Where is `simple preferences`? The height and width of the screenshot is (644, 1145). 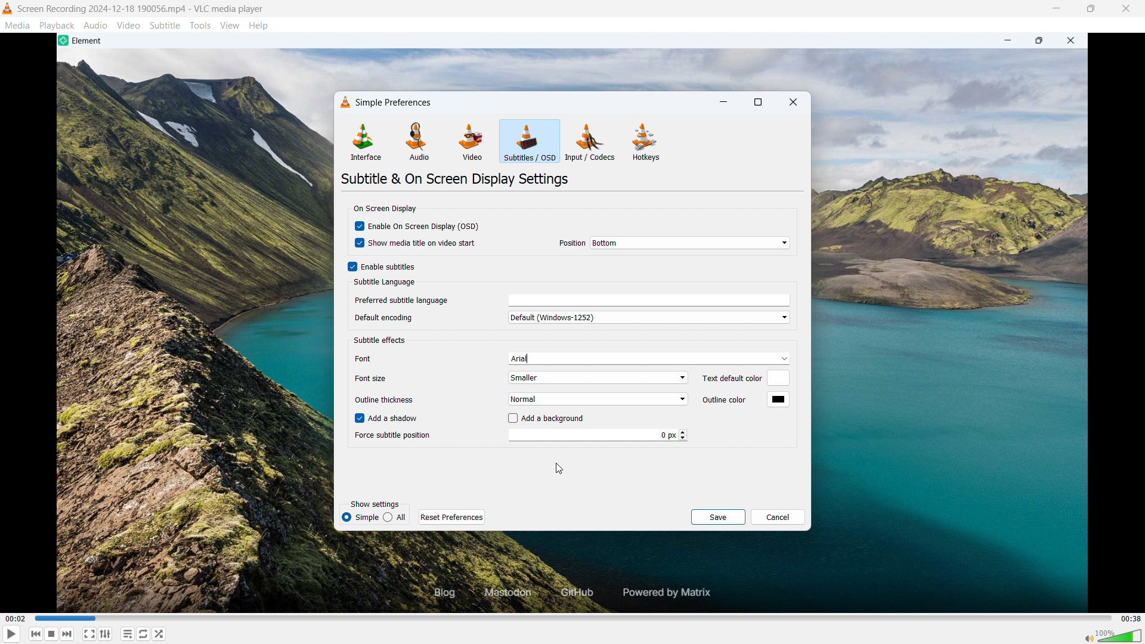 simple preferences is located at coordinates (396, 102).